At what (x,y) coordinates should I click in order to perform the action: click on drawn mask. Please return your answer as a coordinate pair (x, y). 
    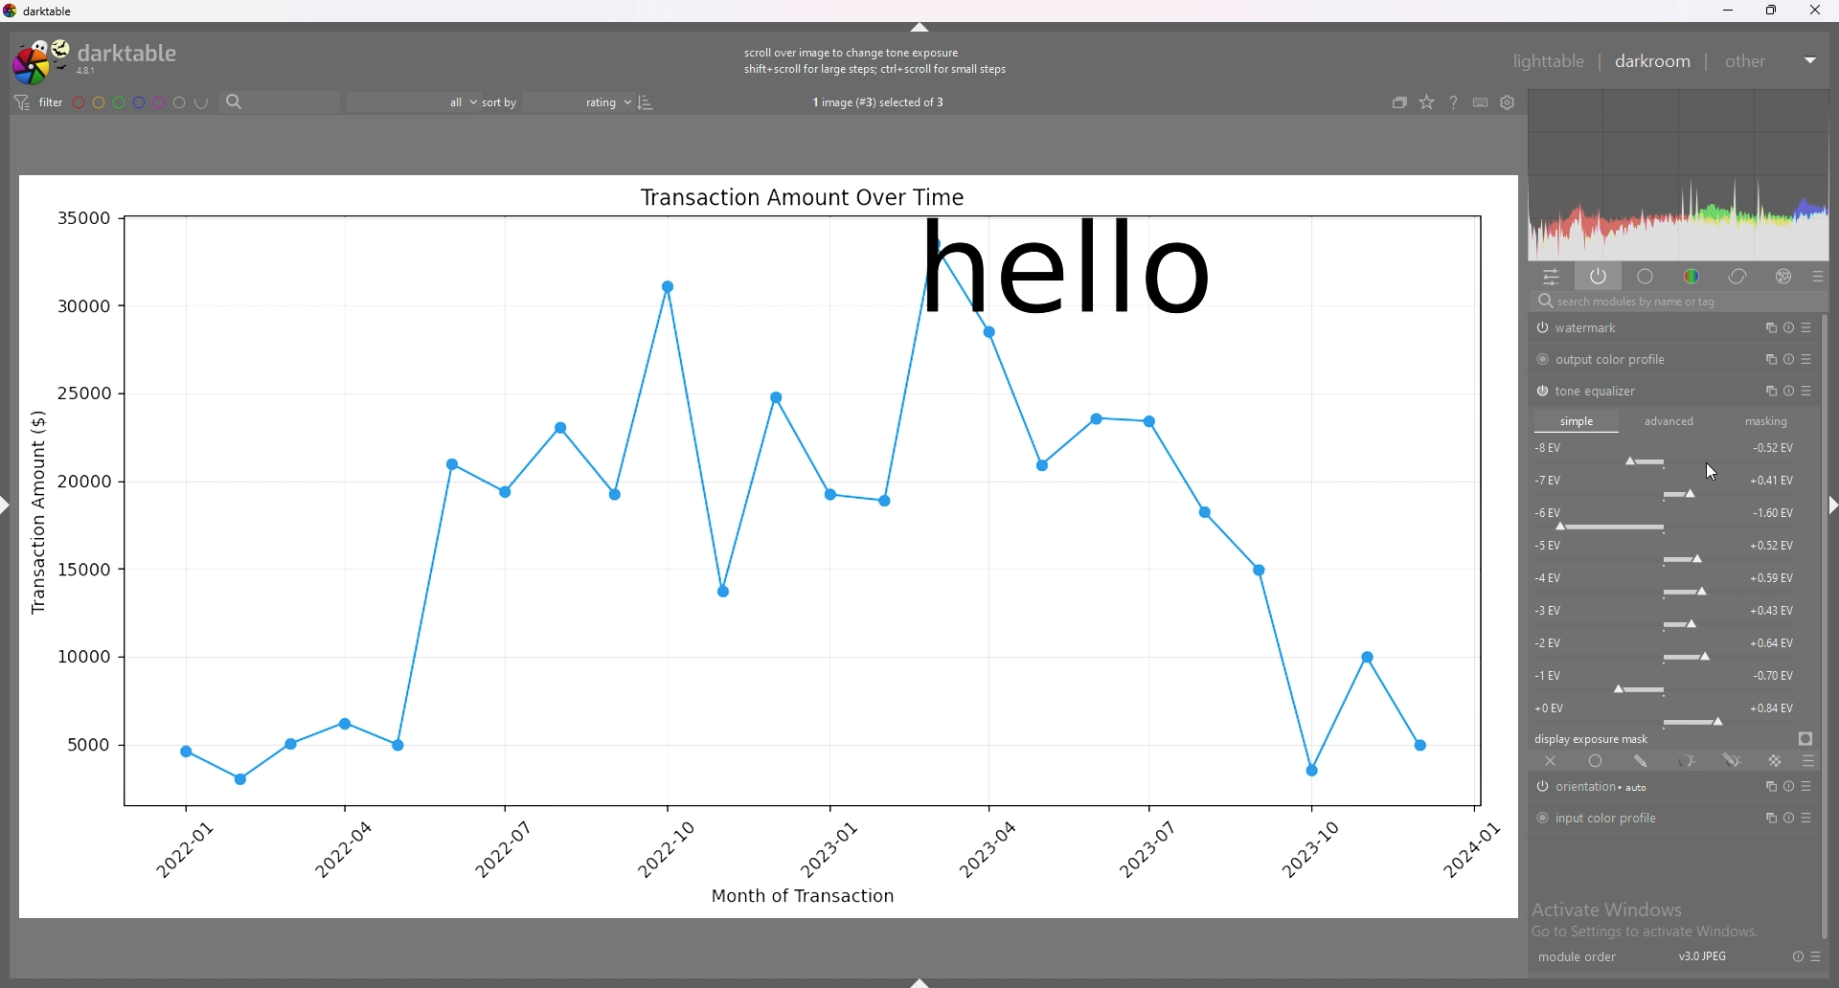
    Looking at the image, I should click on (1643, 761).